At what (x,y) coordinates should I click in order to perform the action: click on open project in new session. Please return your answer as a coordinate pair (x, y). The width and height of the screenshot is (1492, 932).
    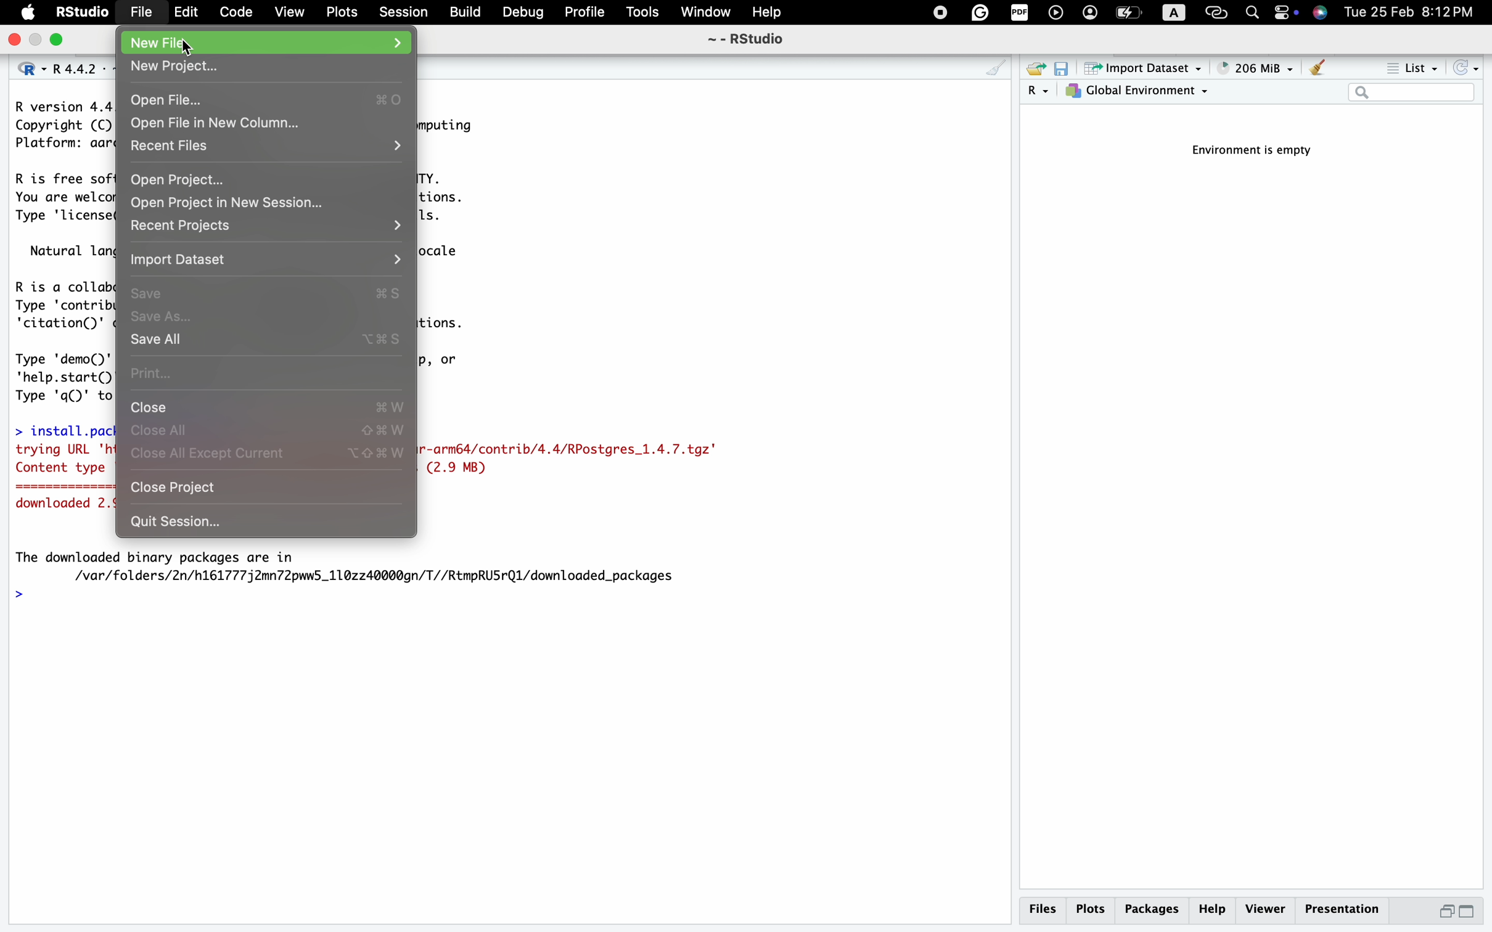
    Looking at the image, I should click on (250, 202).